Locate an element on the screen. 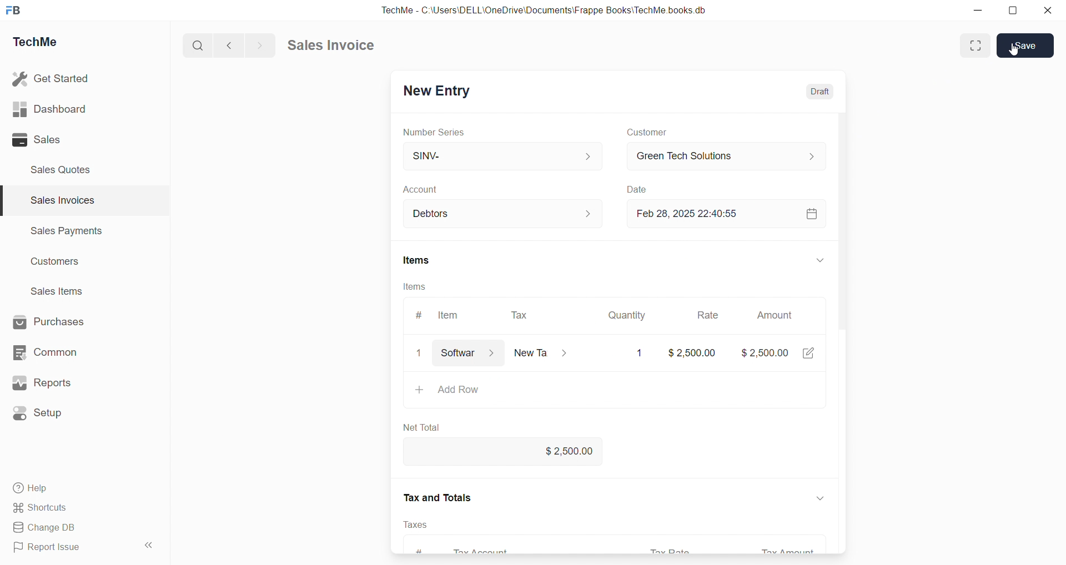 Image resolution: width=1066 pixels, height=565 pixels. SINV- is located at coordinates (503, 155).